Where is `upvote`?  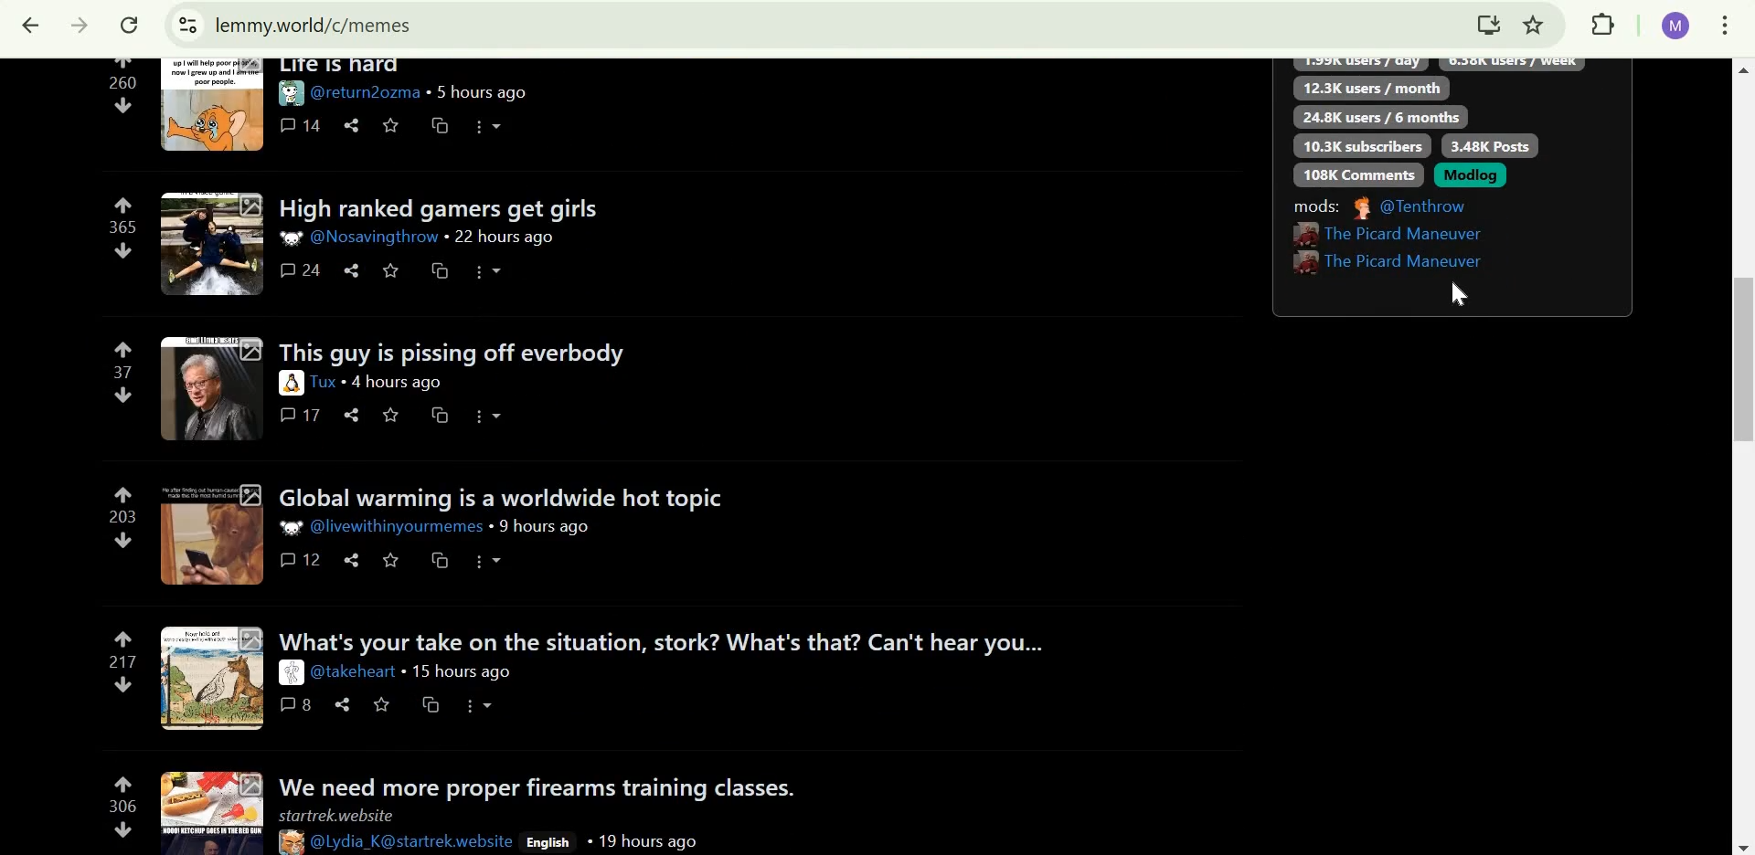
upvote is located at coordinates (124, 638).